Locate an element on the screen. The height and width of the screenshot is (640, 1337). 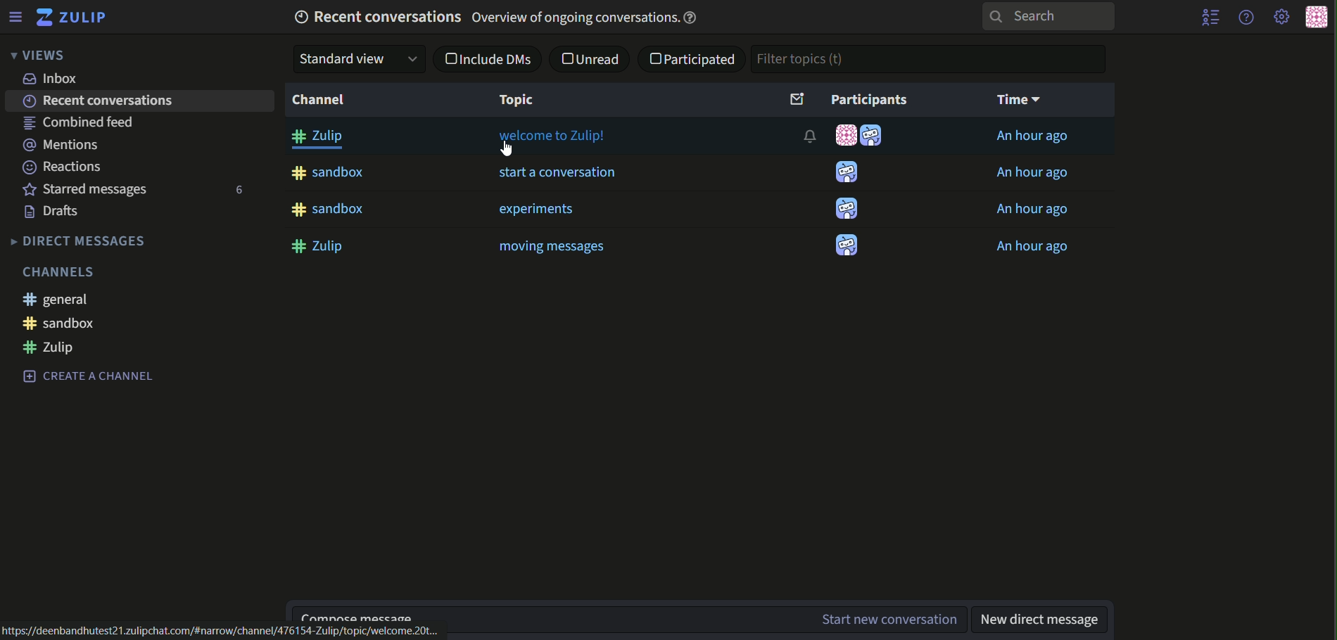
icon is located at coordinates (846, 136).